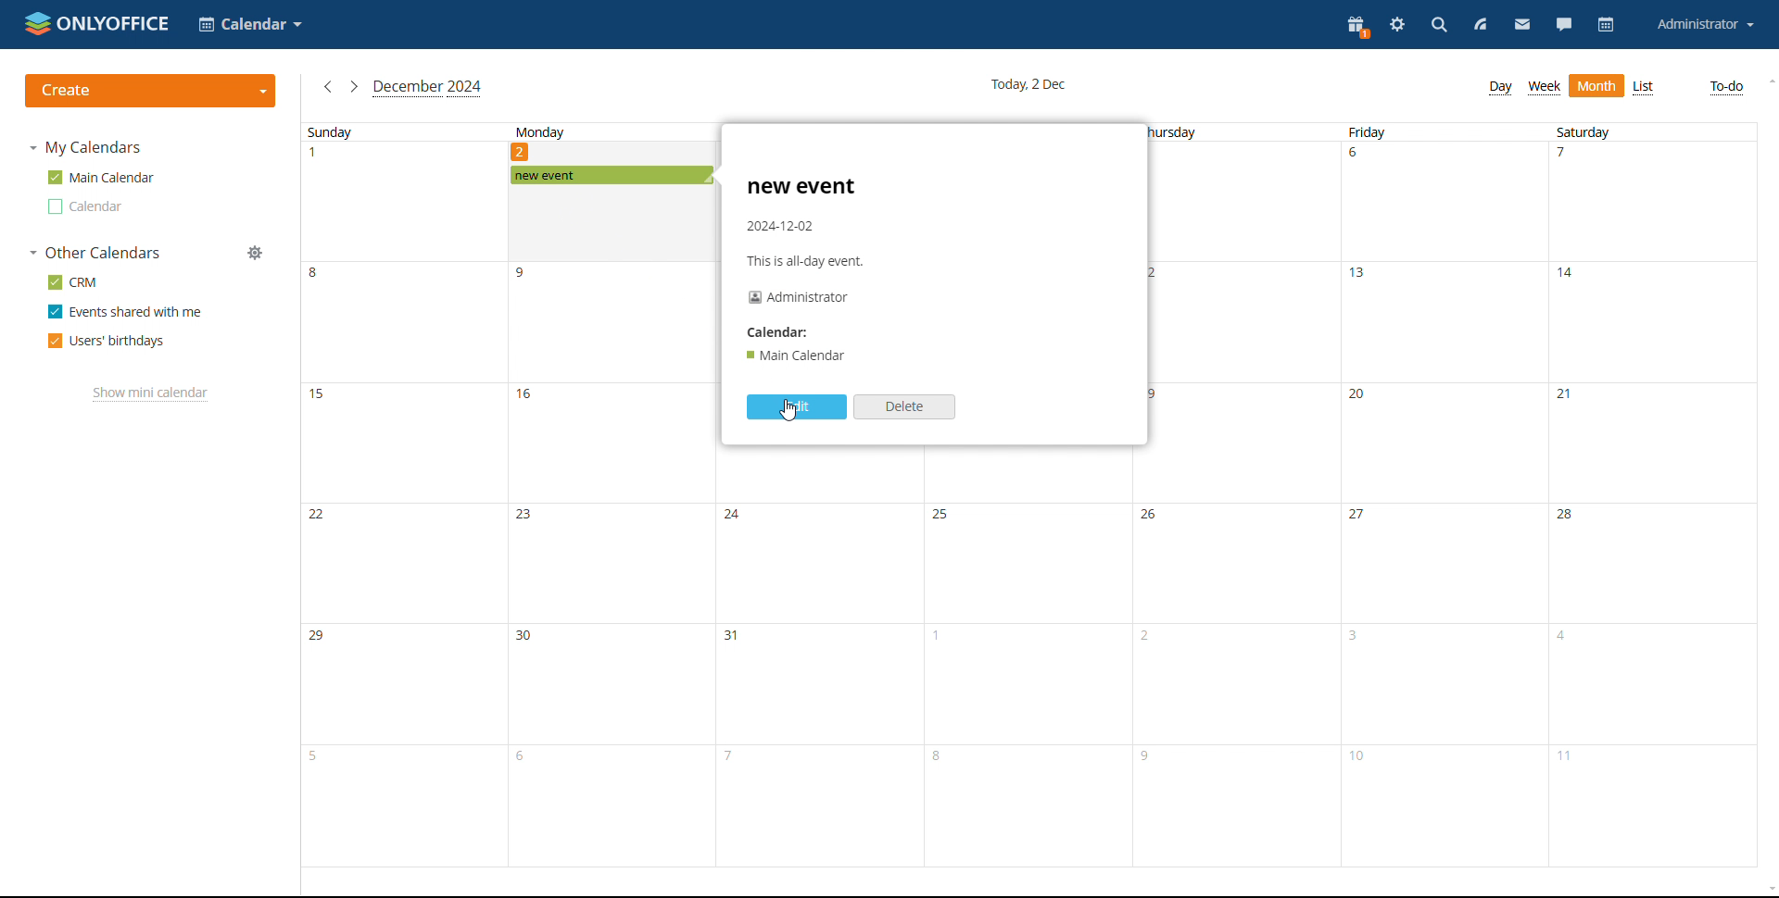 The width and height of the screenshot is (1779, 898). What do you see at coordinates (326, 87) in the screenshot?
I see `previous month` at bounding box center [326, 87].